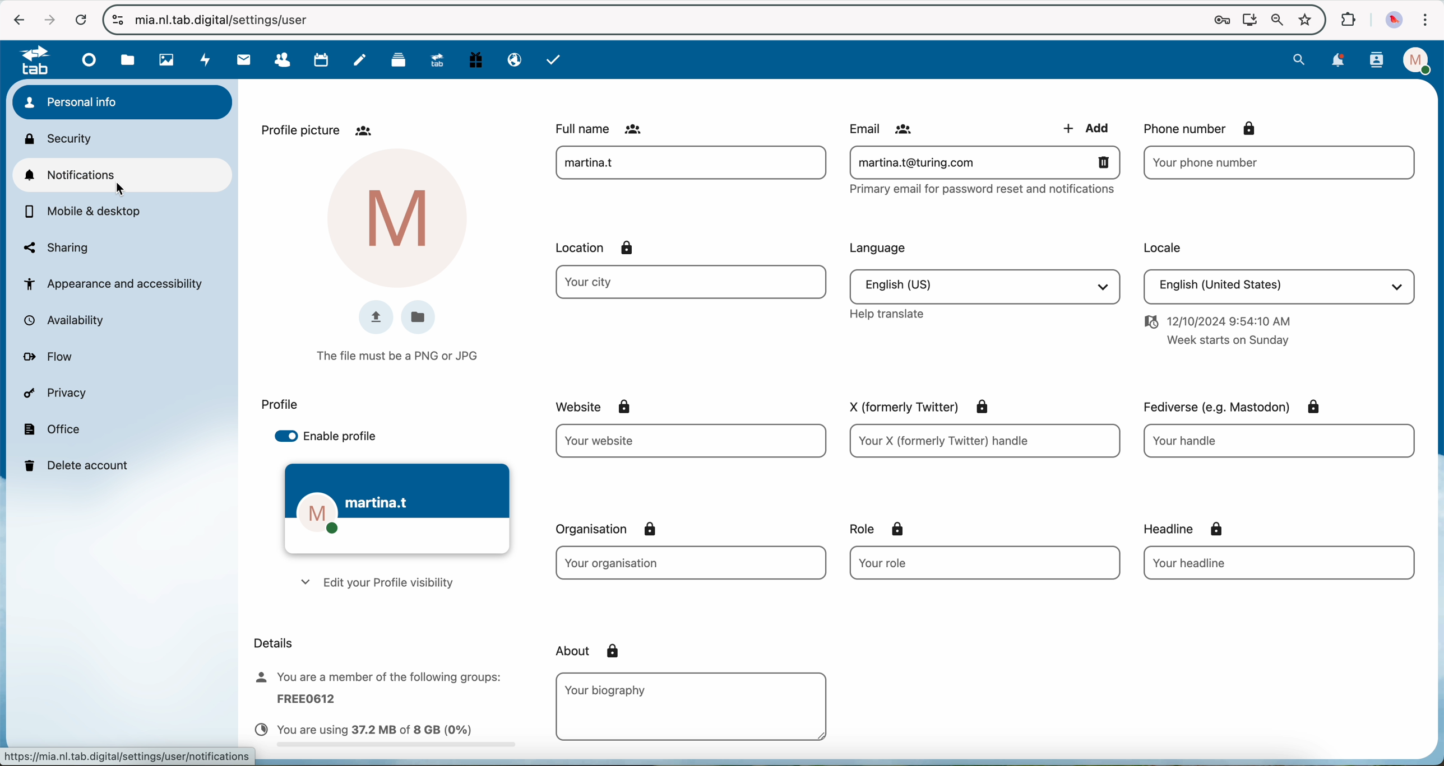 This screenshot has height=766, width=1444. What do you see at coordinates (880, 528) in the screenshot?
I see `role` at bounding box center [880, 528].